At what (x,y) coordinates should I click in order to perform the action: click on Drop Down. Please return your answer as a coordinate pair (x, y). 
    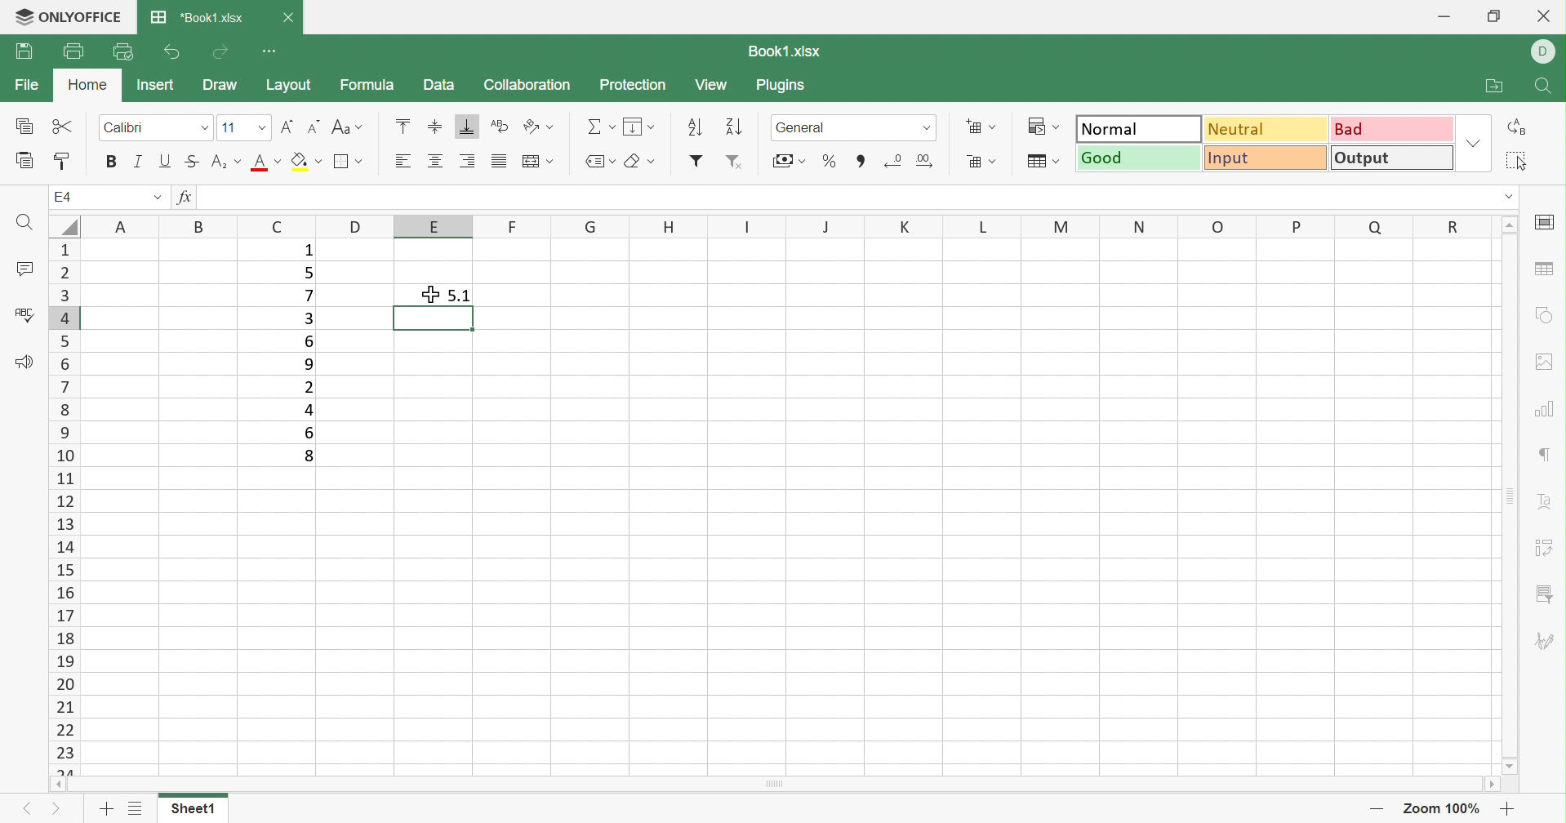
    Looking at the image, I should click on (156, 199).